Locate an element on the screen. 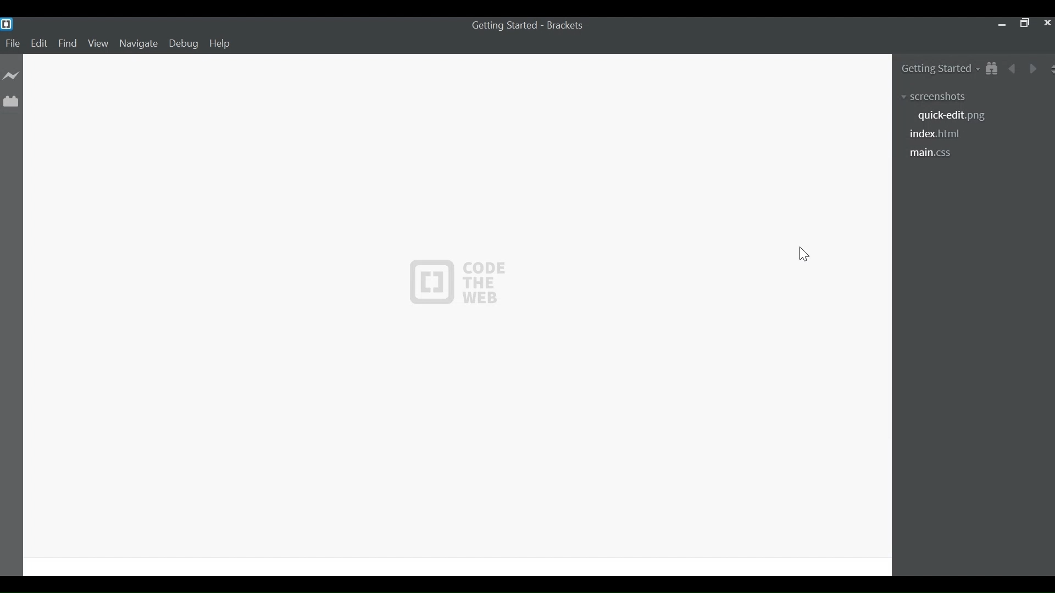  Live Preview is located at coordinates (11, 75).